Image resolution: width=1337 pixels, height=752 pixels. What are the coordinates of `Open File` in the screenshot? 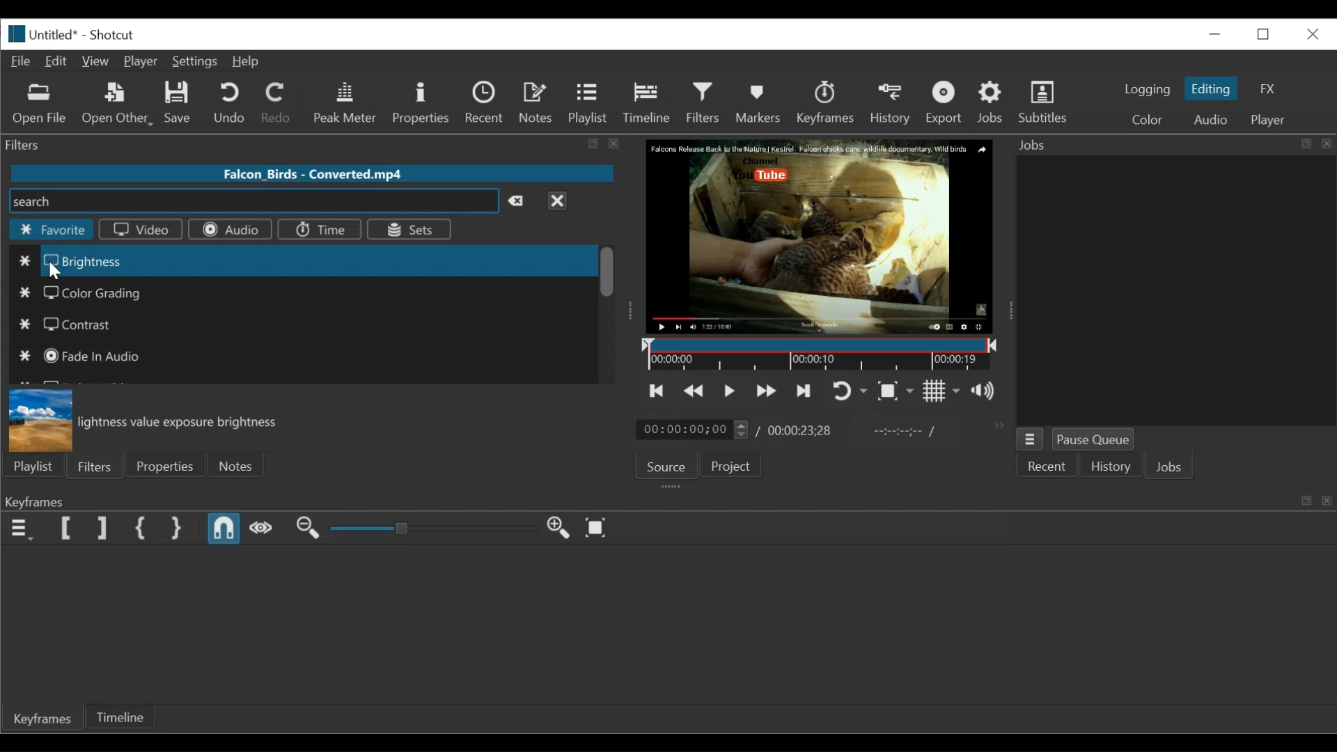 It's located at (40, 105).